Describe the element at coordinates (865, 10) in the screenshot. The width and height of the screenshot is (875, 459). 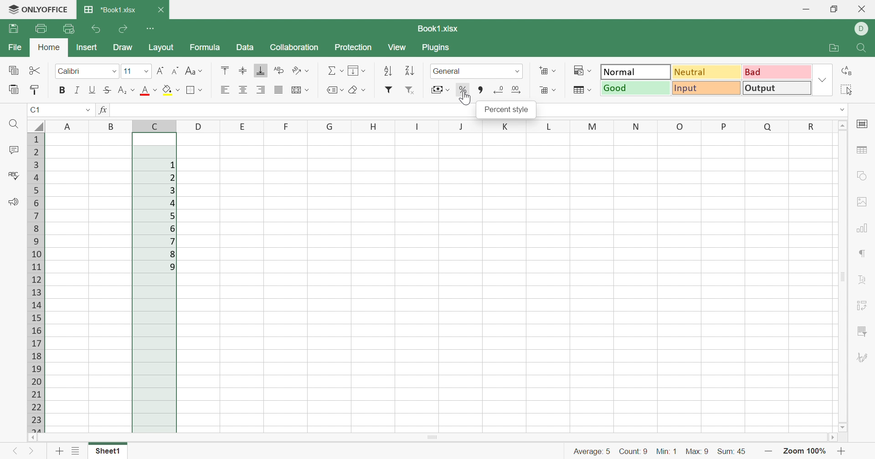
I see `Close` at that location.